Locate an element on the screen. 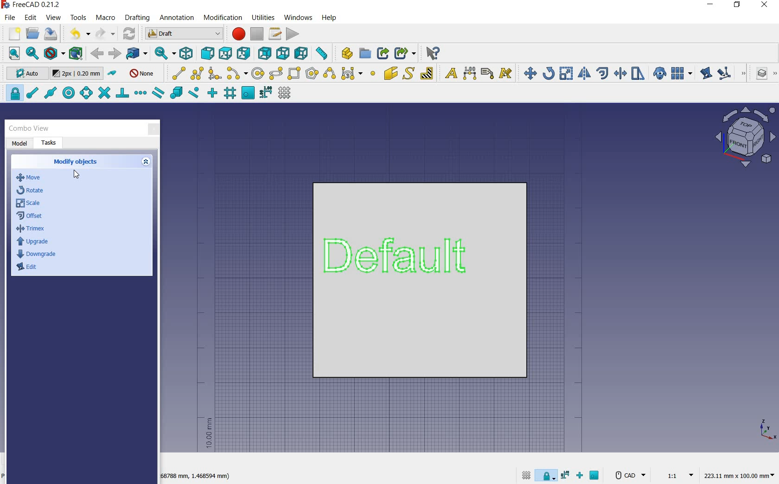 This screenshot has width=779, height=484. go to linked object is located at coordinates (137, 54).